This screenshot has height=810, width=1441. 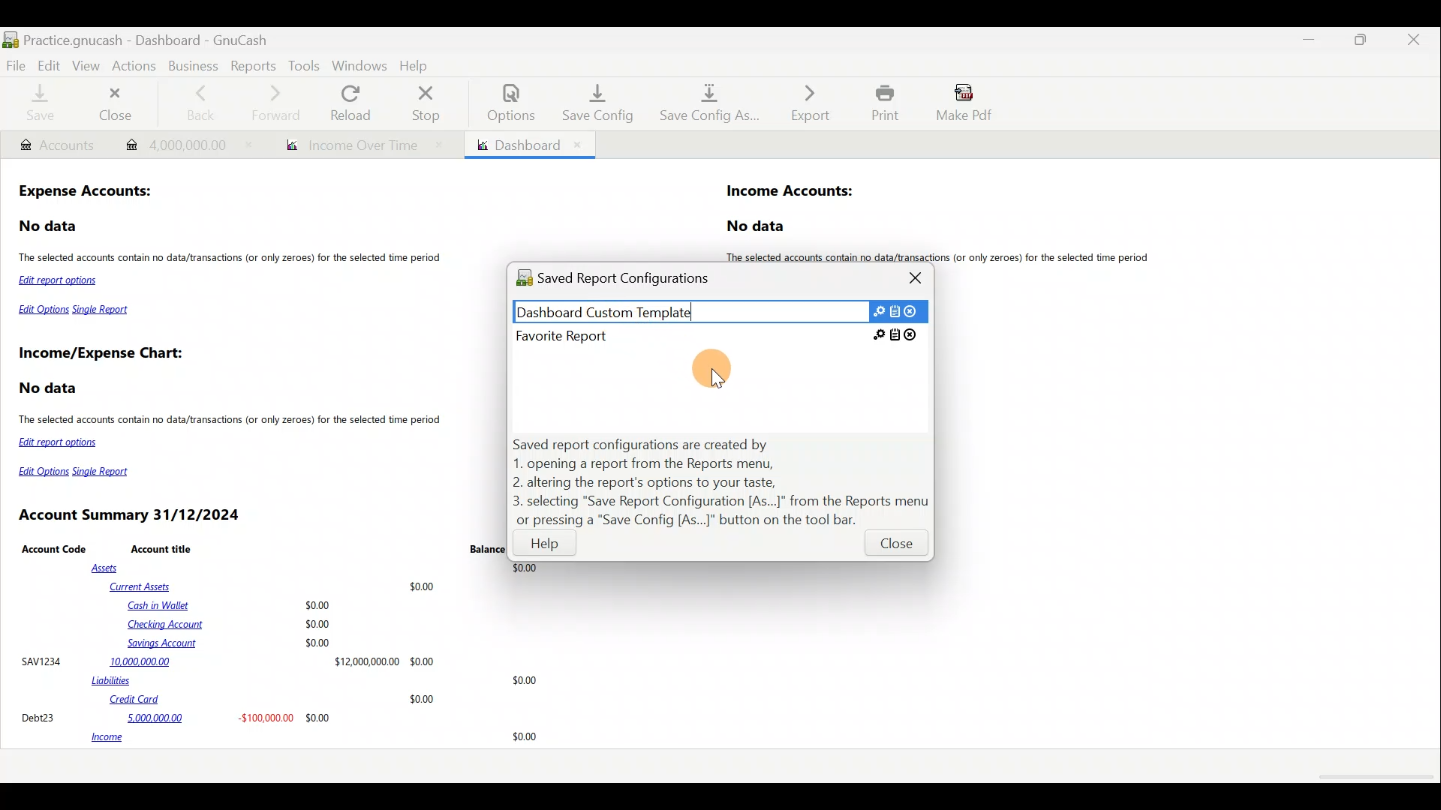 What do you see at coordinates (50, 388) in the screenshot?
I see `No data` at bounding box center [50, 388].